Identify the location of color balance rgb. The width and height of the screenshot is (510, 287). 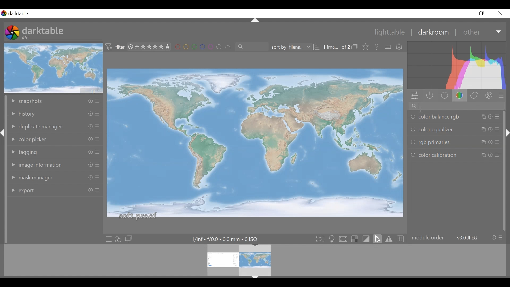
(436, 118).